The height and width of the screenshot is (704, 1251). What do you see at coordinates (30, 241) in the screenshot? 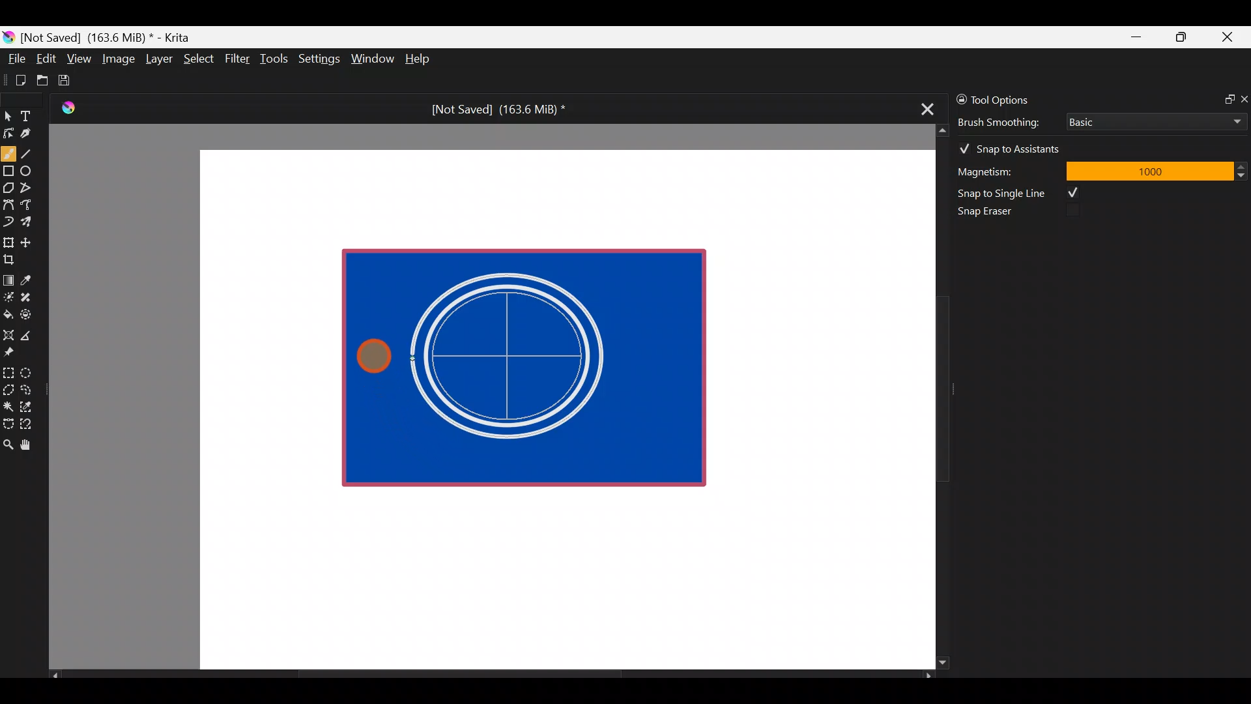
I see `Move a layer` at bounding box center [30, 241].